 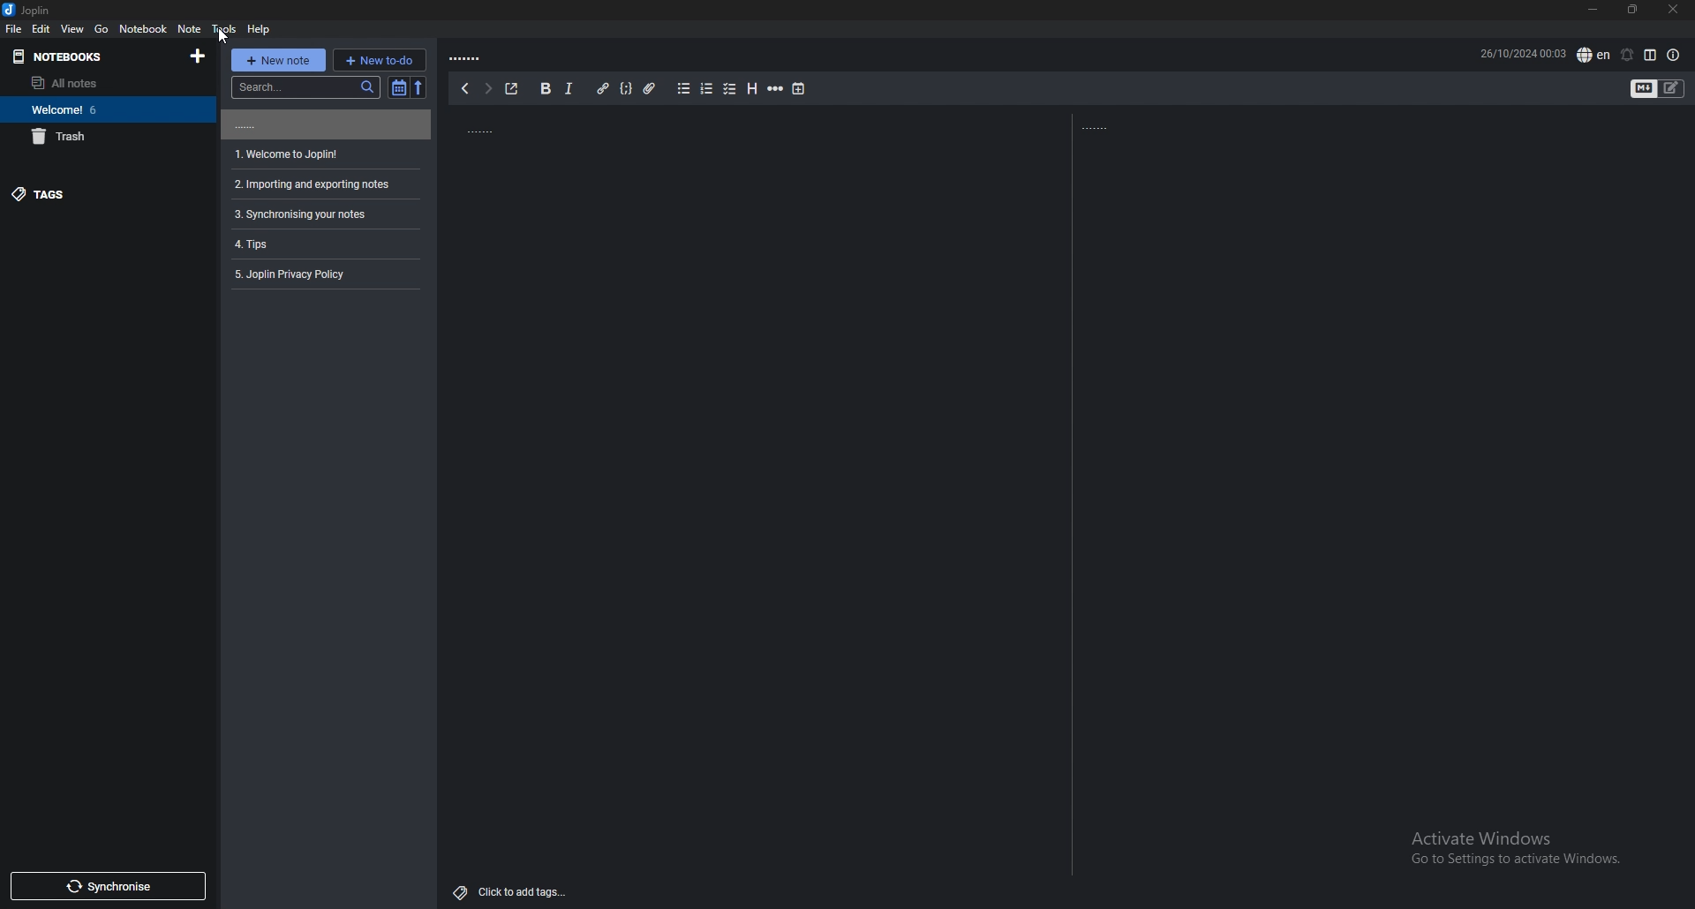 I want to click on synchronise, so click(x=109, y=887).